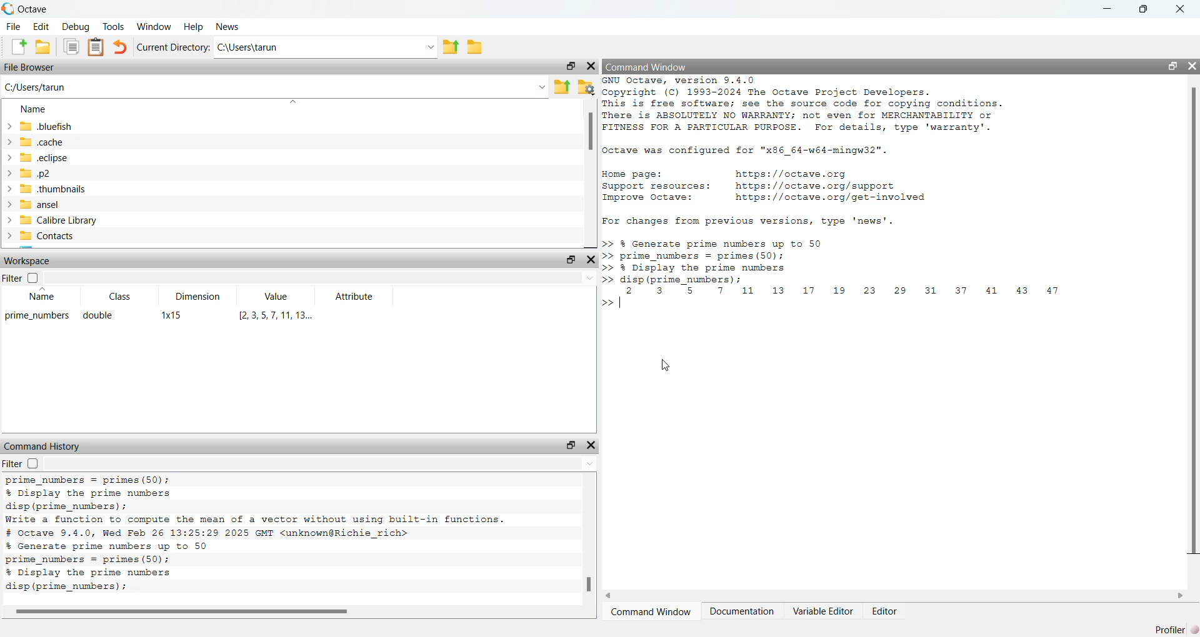  Describe the element at coordinates (36, 88) in the screenshot. I see `C;/Users/tarun` at that location.